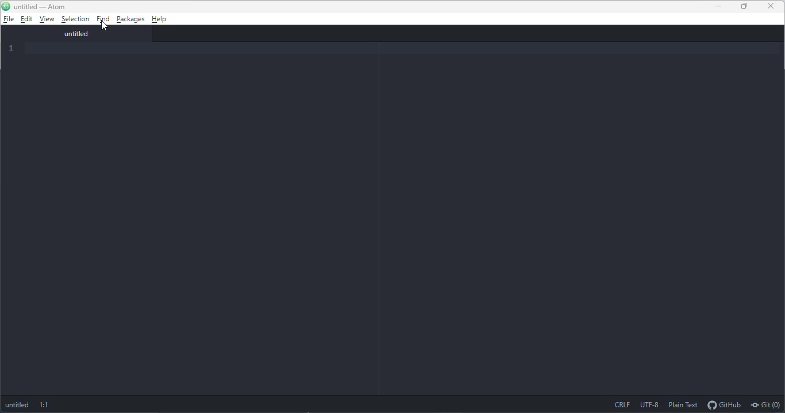 The width and height of the screenshot is (785, 413). Describe the element at coordinates (45, 20) in the screenshot. I see `view` at that location.